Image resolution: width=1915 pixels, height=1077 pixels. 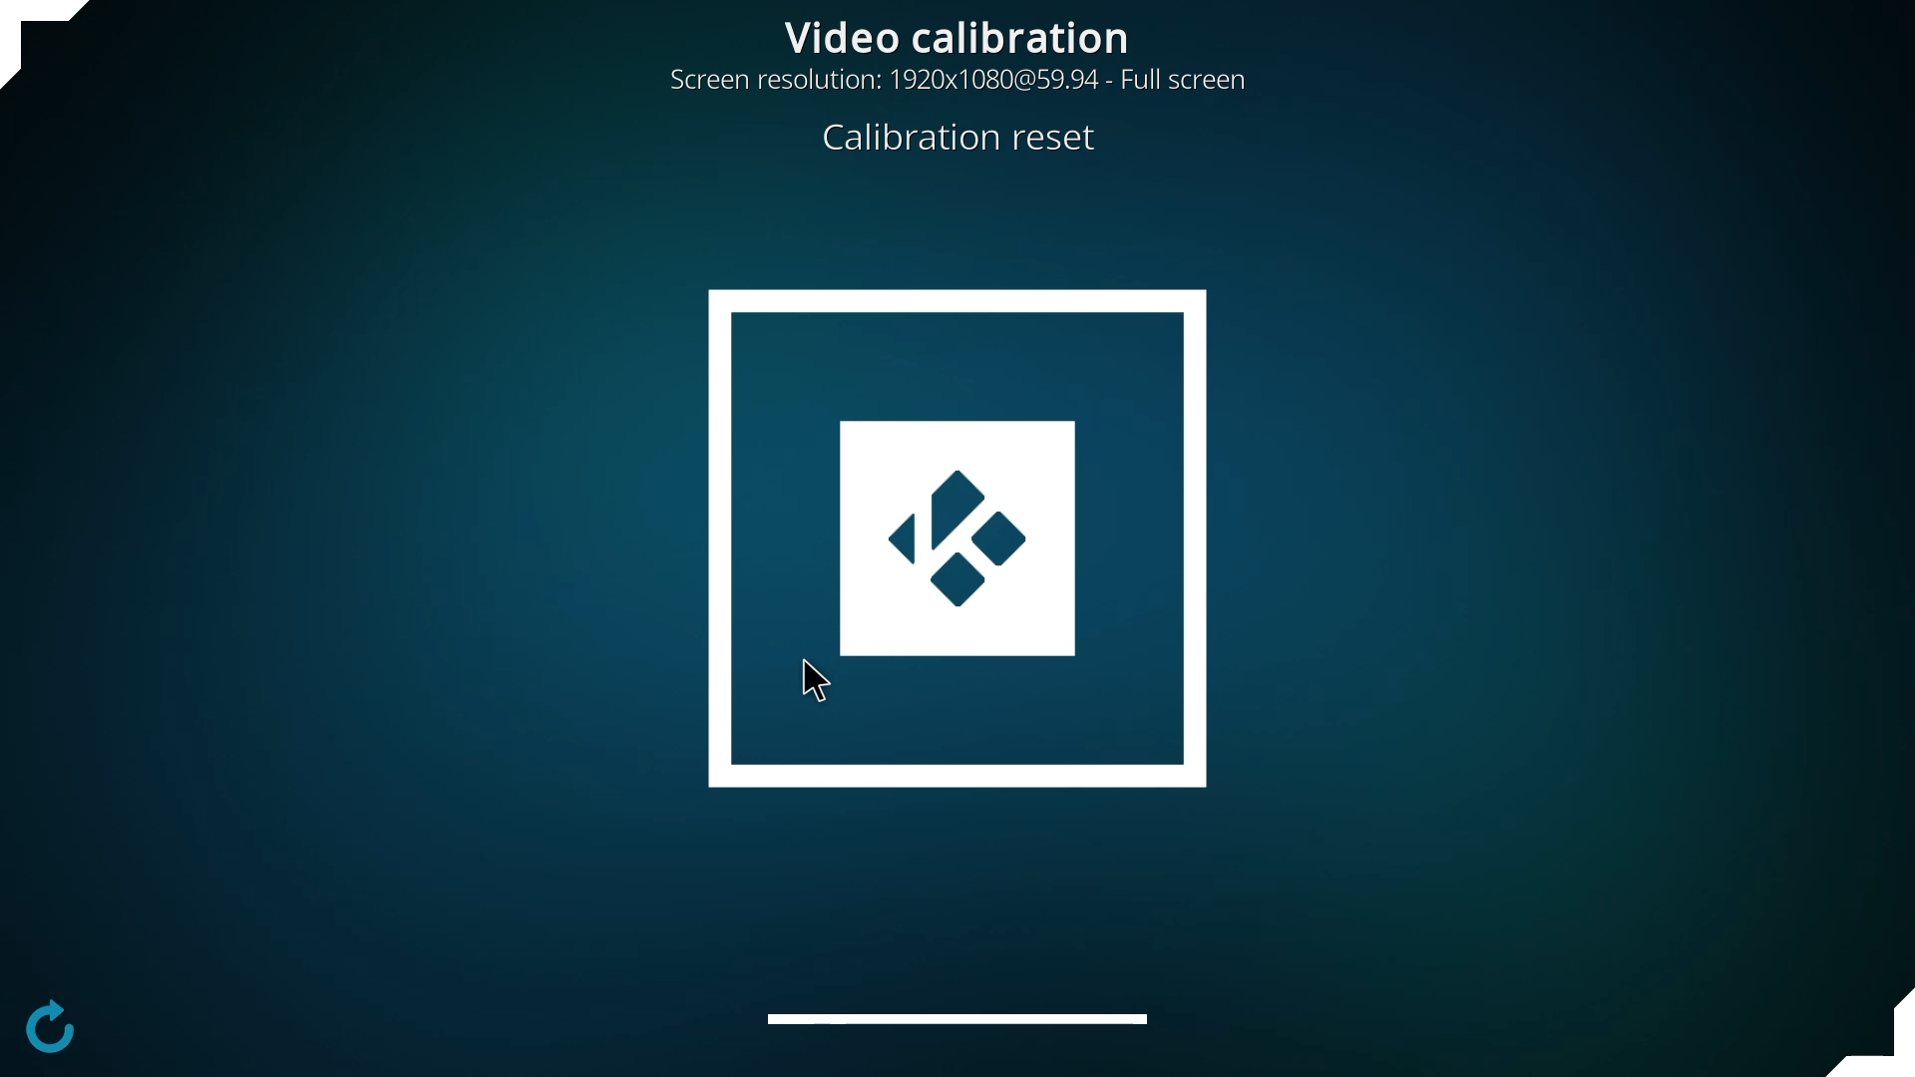 I want to click on video calibration, so click(x=963, y=30).